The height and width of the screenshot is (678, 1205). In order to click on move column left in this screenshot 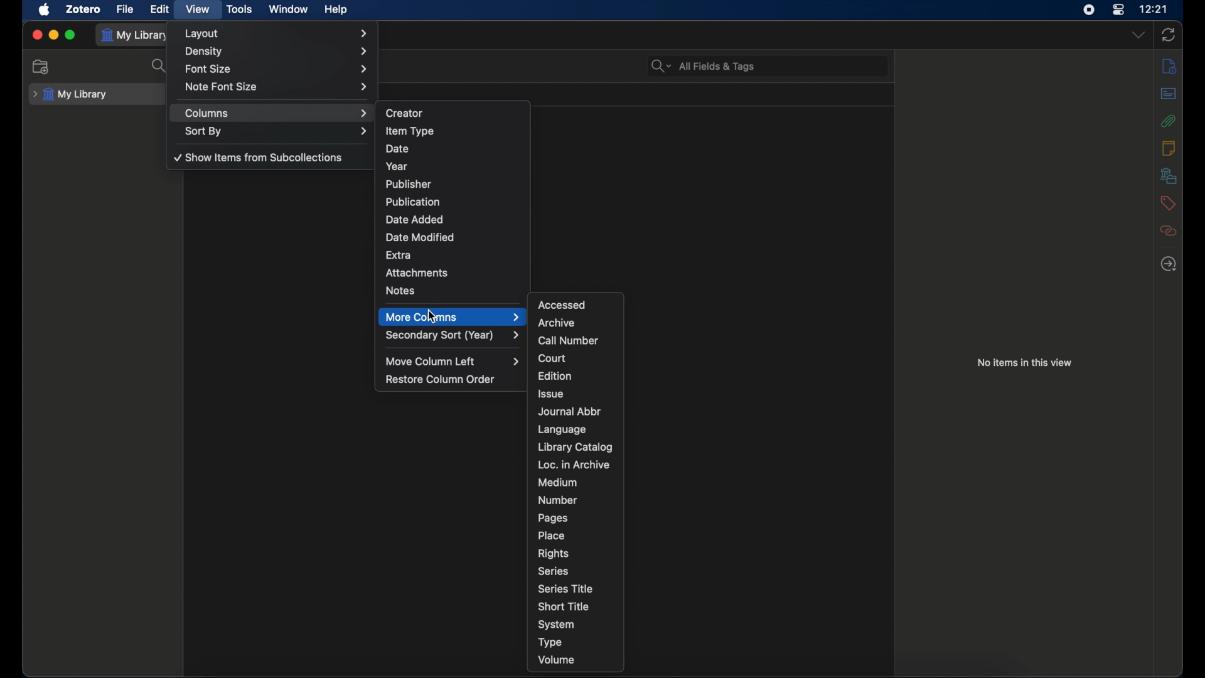, I will do `click(453, 362)`.